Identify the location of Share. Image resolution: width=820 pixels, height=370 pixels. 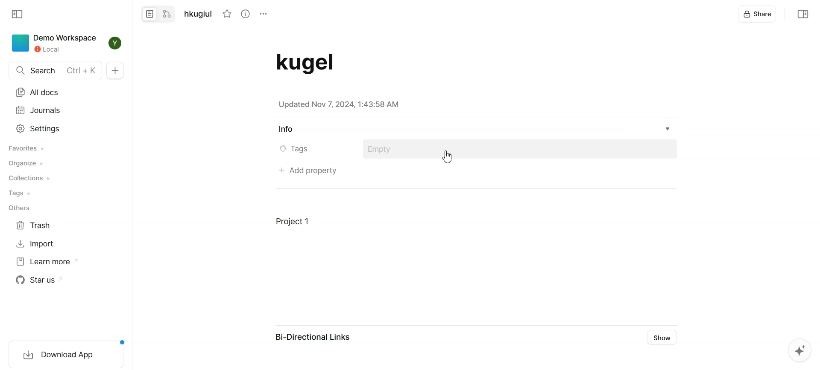
(758, 14).